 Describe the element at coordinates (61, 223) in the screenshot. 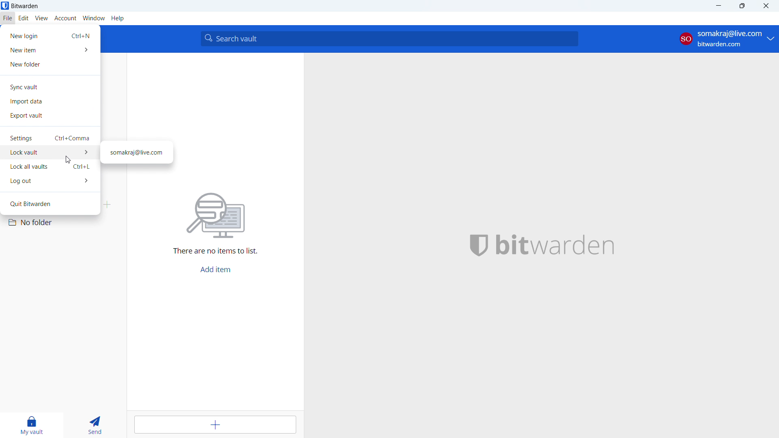

I see `no folder` at that location.